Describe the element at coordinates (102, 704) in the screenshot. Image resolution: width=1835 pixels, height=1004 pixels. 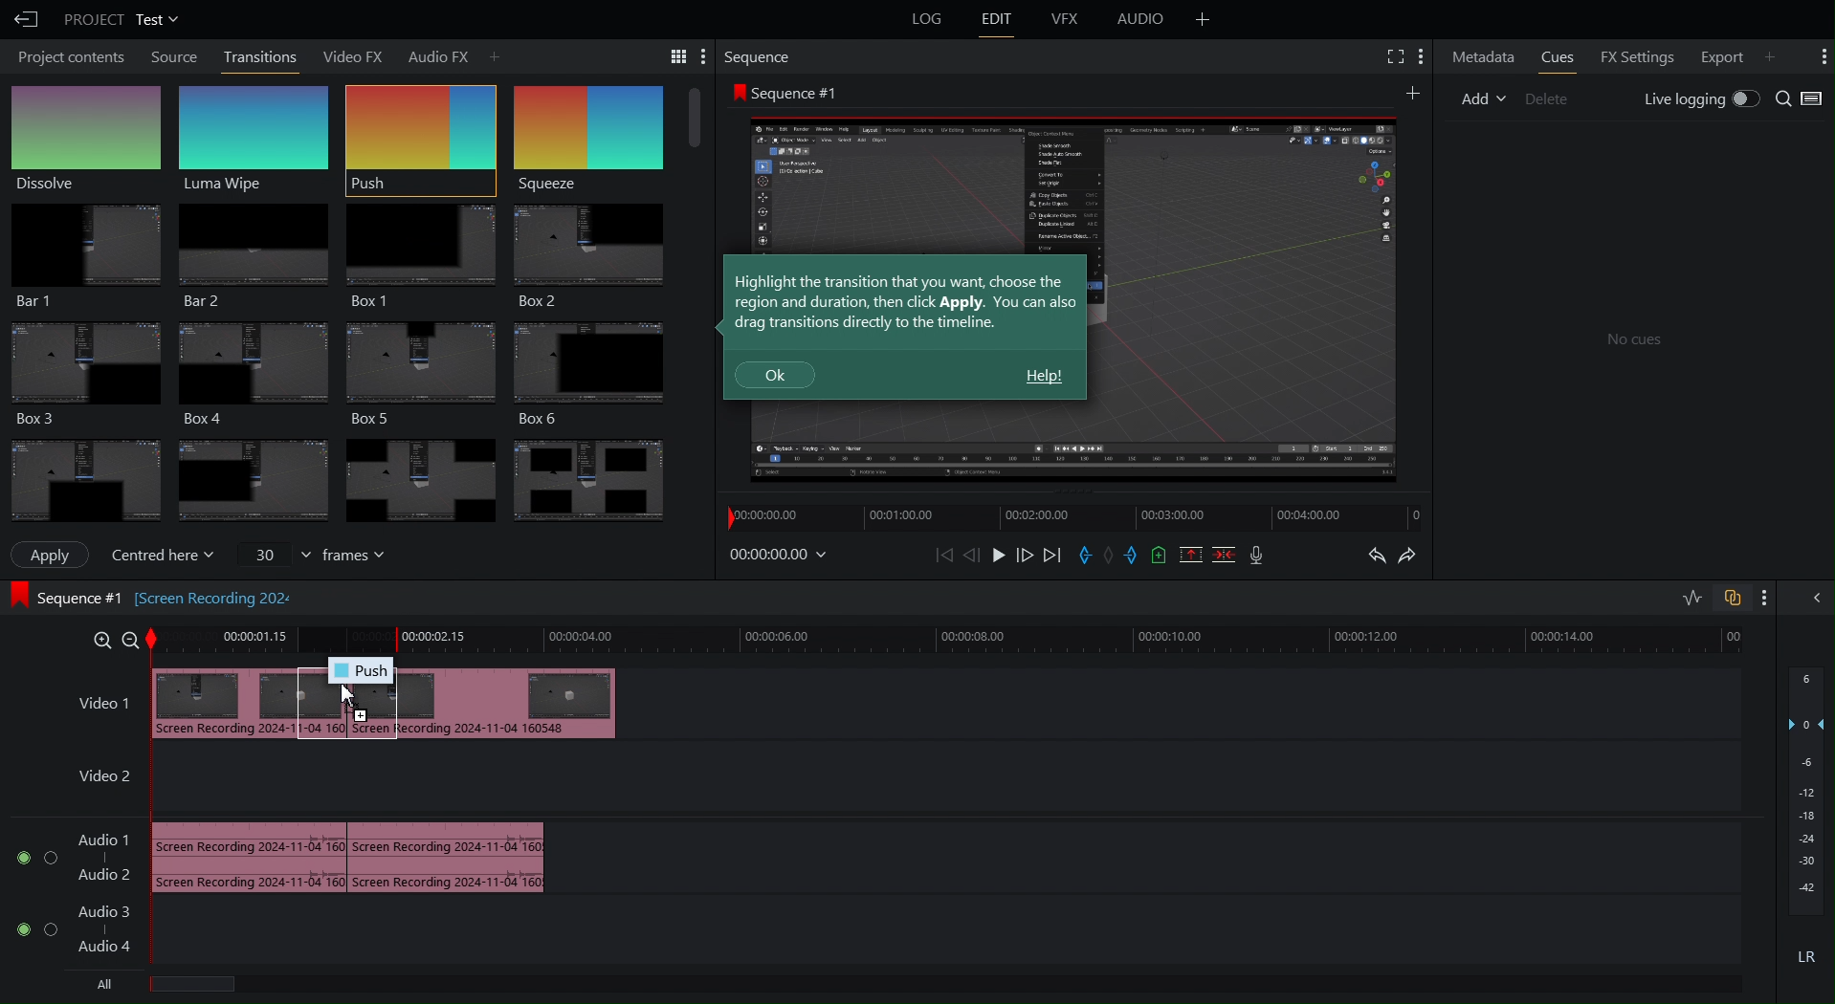
I see `Video 1` at that location.